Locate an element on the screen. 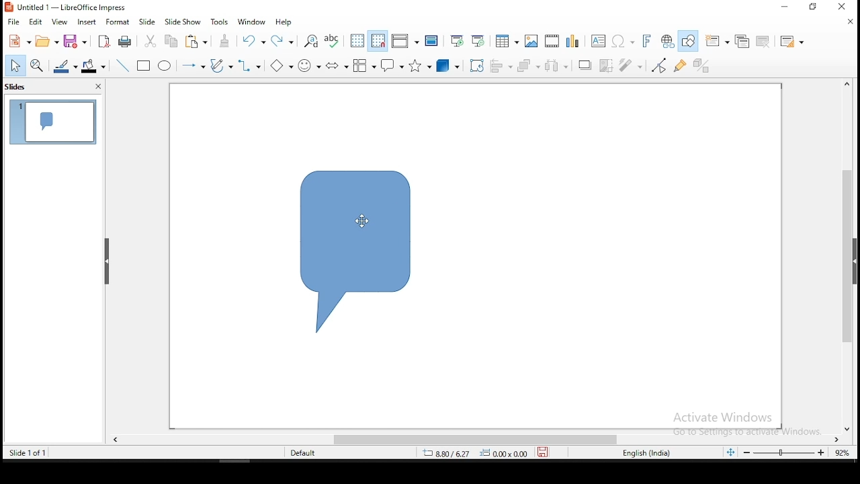 This screenshot has height=484, width=860. table is located at coordinates (505, 40).